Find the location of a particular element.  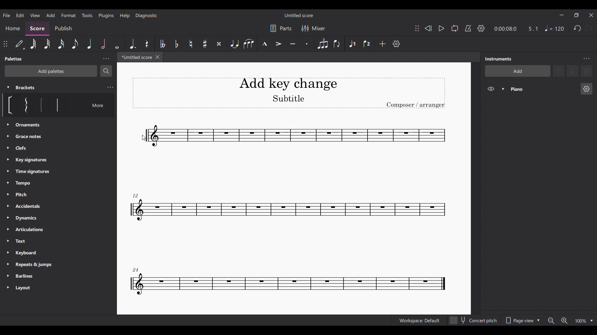

Rest is located at coordinates (147, 44).